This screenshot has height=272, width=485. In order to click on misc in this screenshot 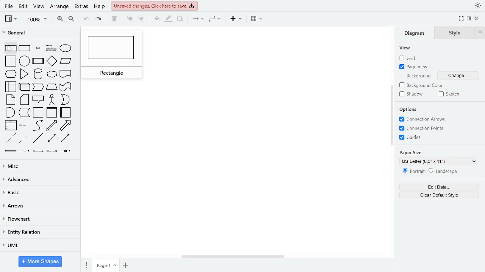, I will do `click(39, 166)`.